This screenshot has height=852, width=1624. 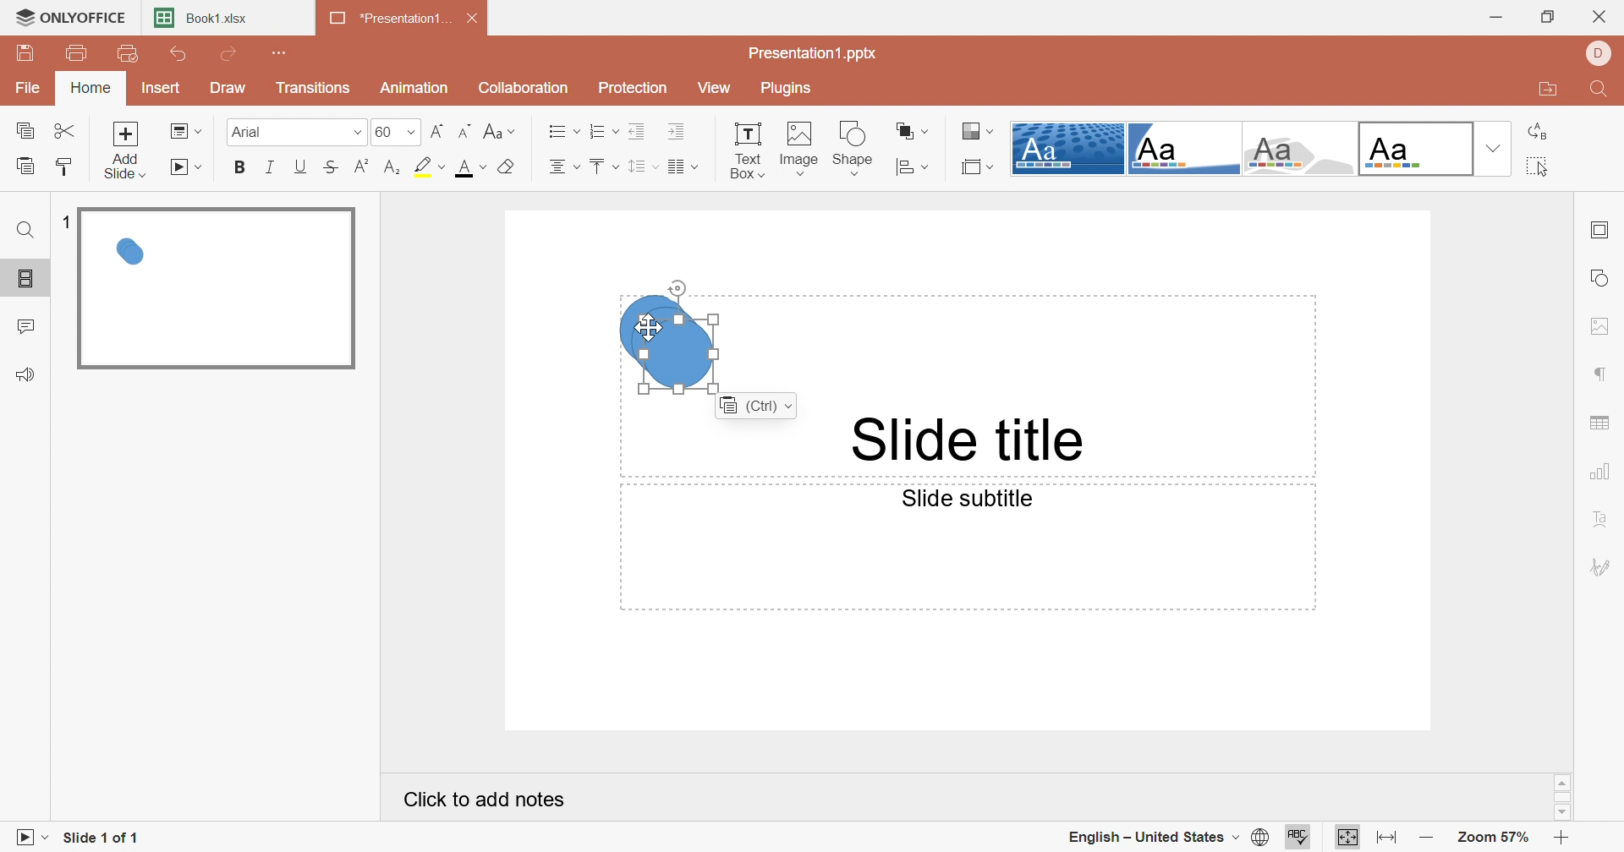 I want to click on (Ctrl), so click(x=756, y=406).